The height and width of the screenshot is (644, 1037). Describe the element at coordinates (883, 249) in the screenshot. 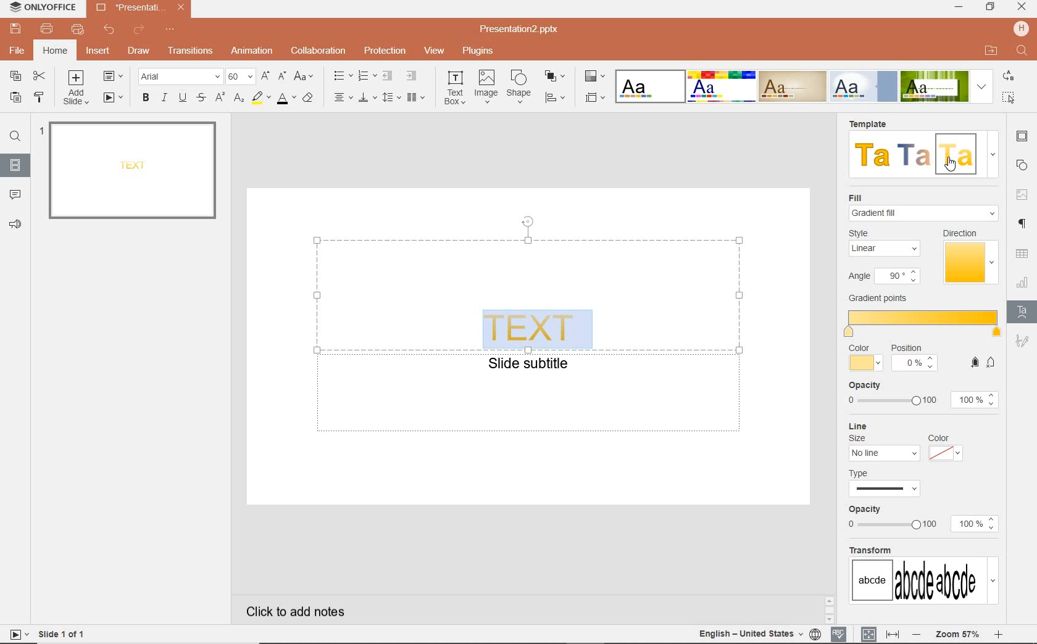

I see `linear` at that location.